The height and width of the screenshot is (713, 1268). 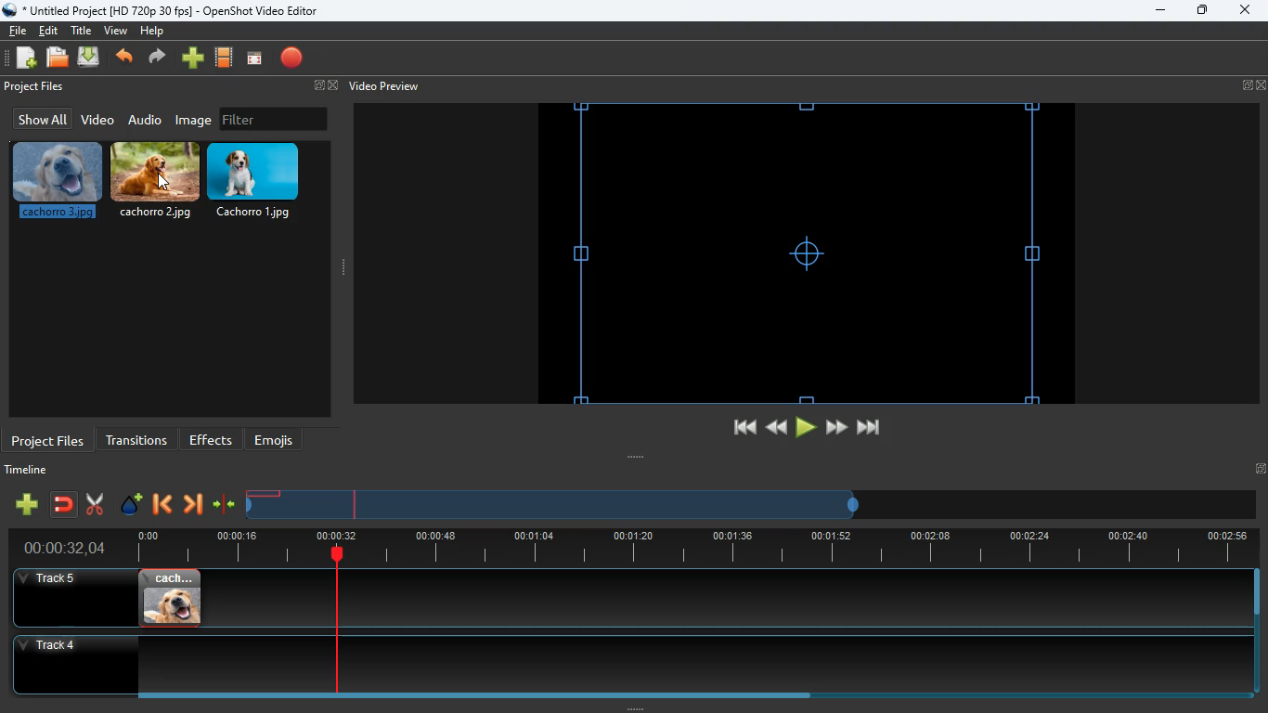 I want to click on record, so click(x=293, y=59).